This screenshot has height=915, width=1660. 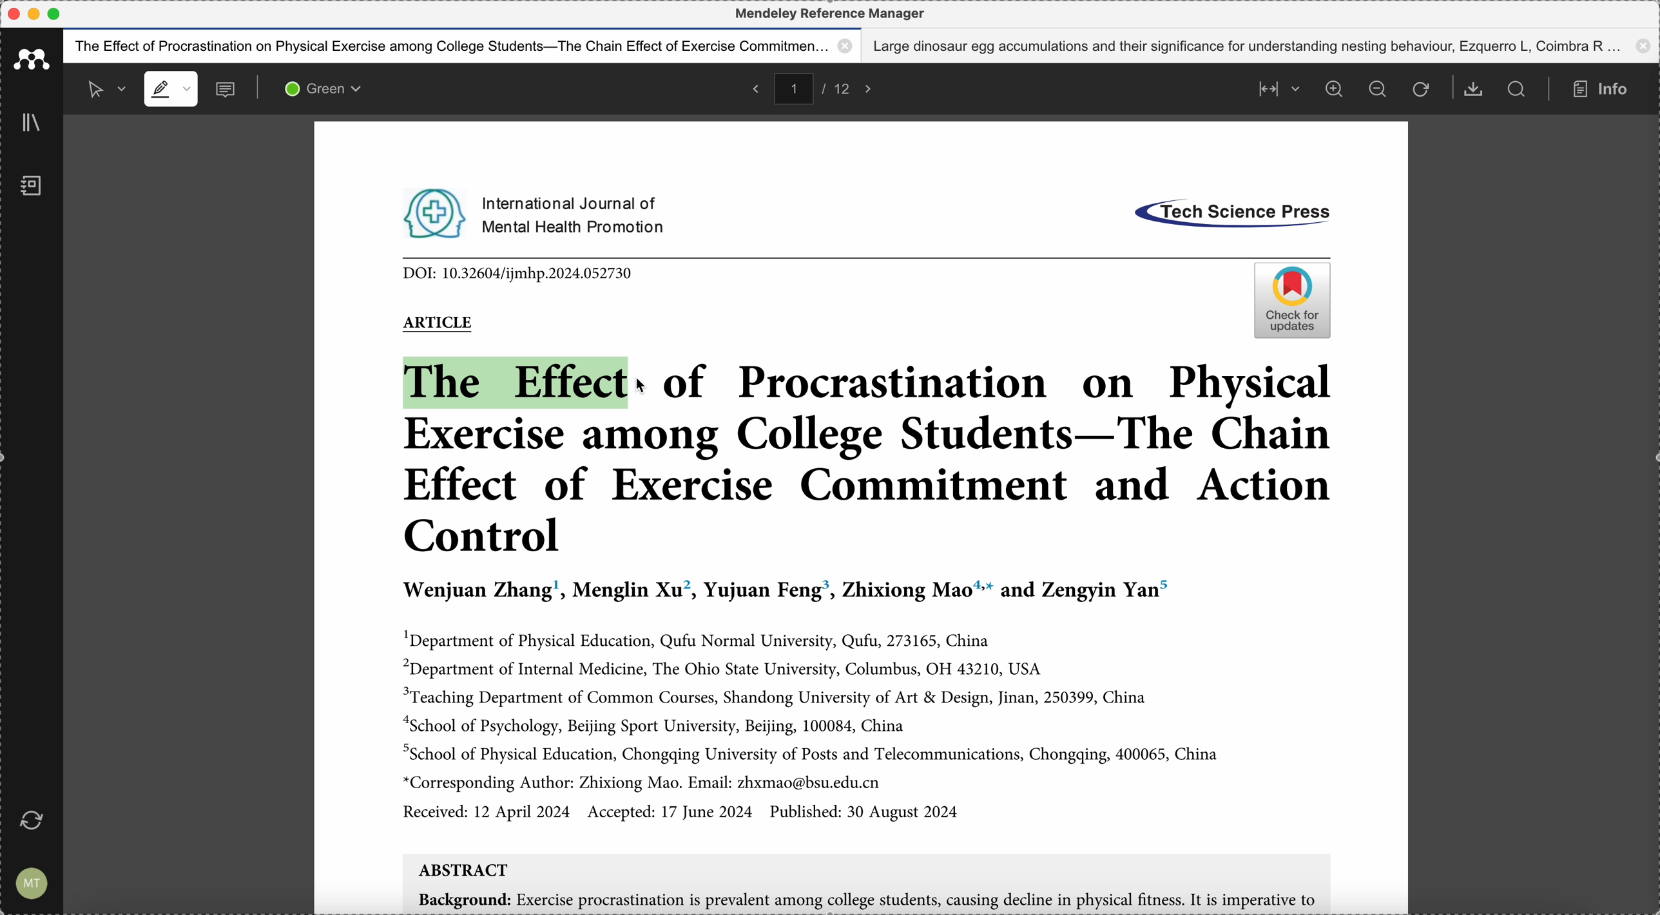 What do you see at coordinates (1605, 90) in the screenshot?
I see `info` at bounding box center [1605, 90].